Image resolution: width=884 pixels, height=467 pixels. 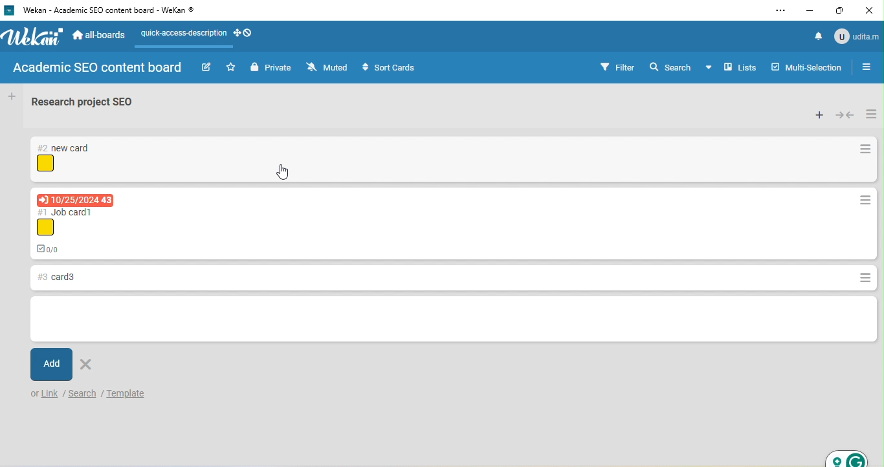 What do you see at coordinates (11, 96) in the screenshot?
I see `add list` at bounding box center [11, 96].